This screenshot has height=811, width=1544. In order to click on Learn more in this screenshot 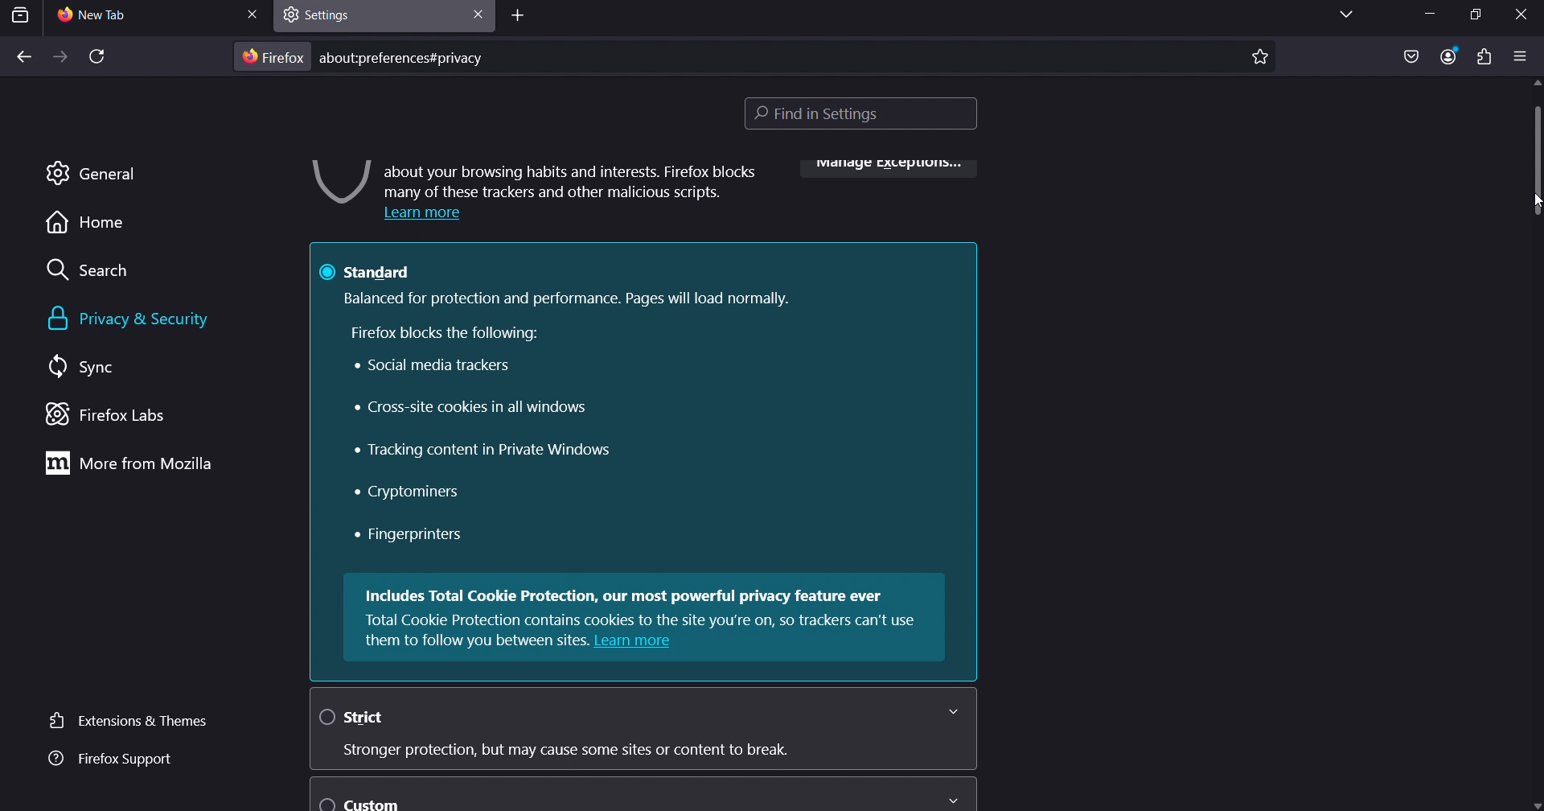, I will do `click(635, 642)`.